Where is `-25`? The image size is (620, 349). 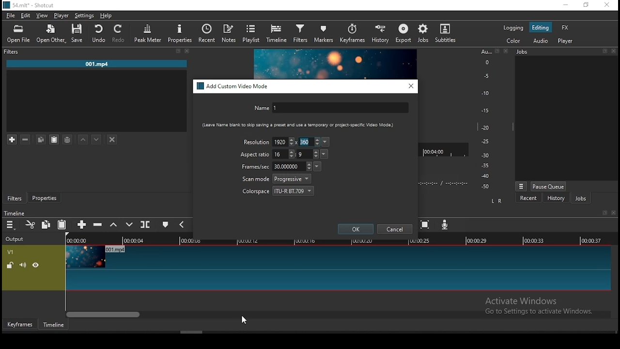 -25 is located at coordinates (485, 142).